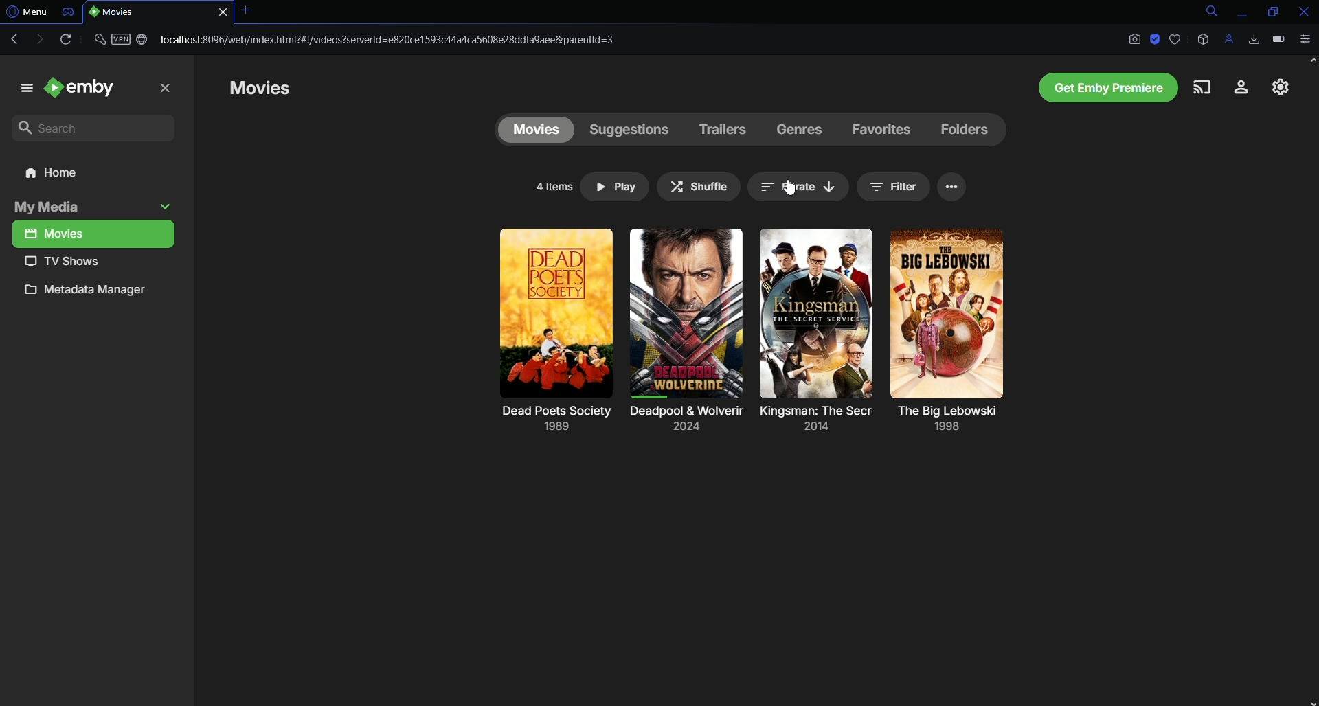 This screenshot has width=1319, height=706. What do you see at coordinates (65, 41) in the screenshot?
I see `Reload` at bounding box center [65, 41].